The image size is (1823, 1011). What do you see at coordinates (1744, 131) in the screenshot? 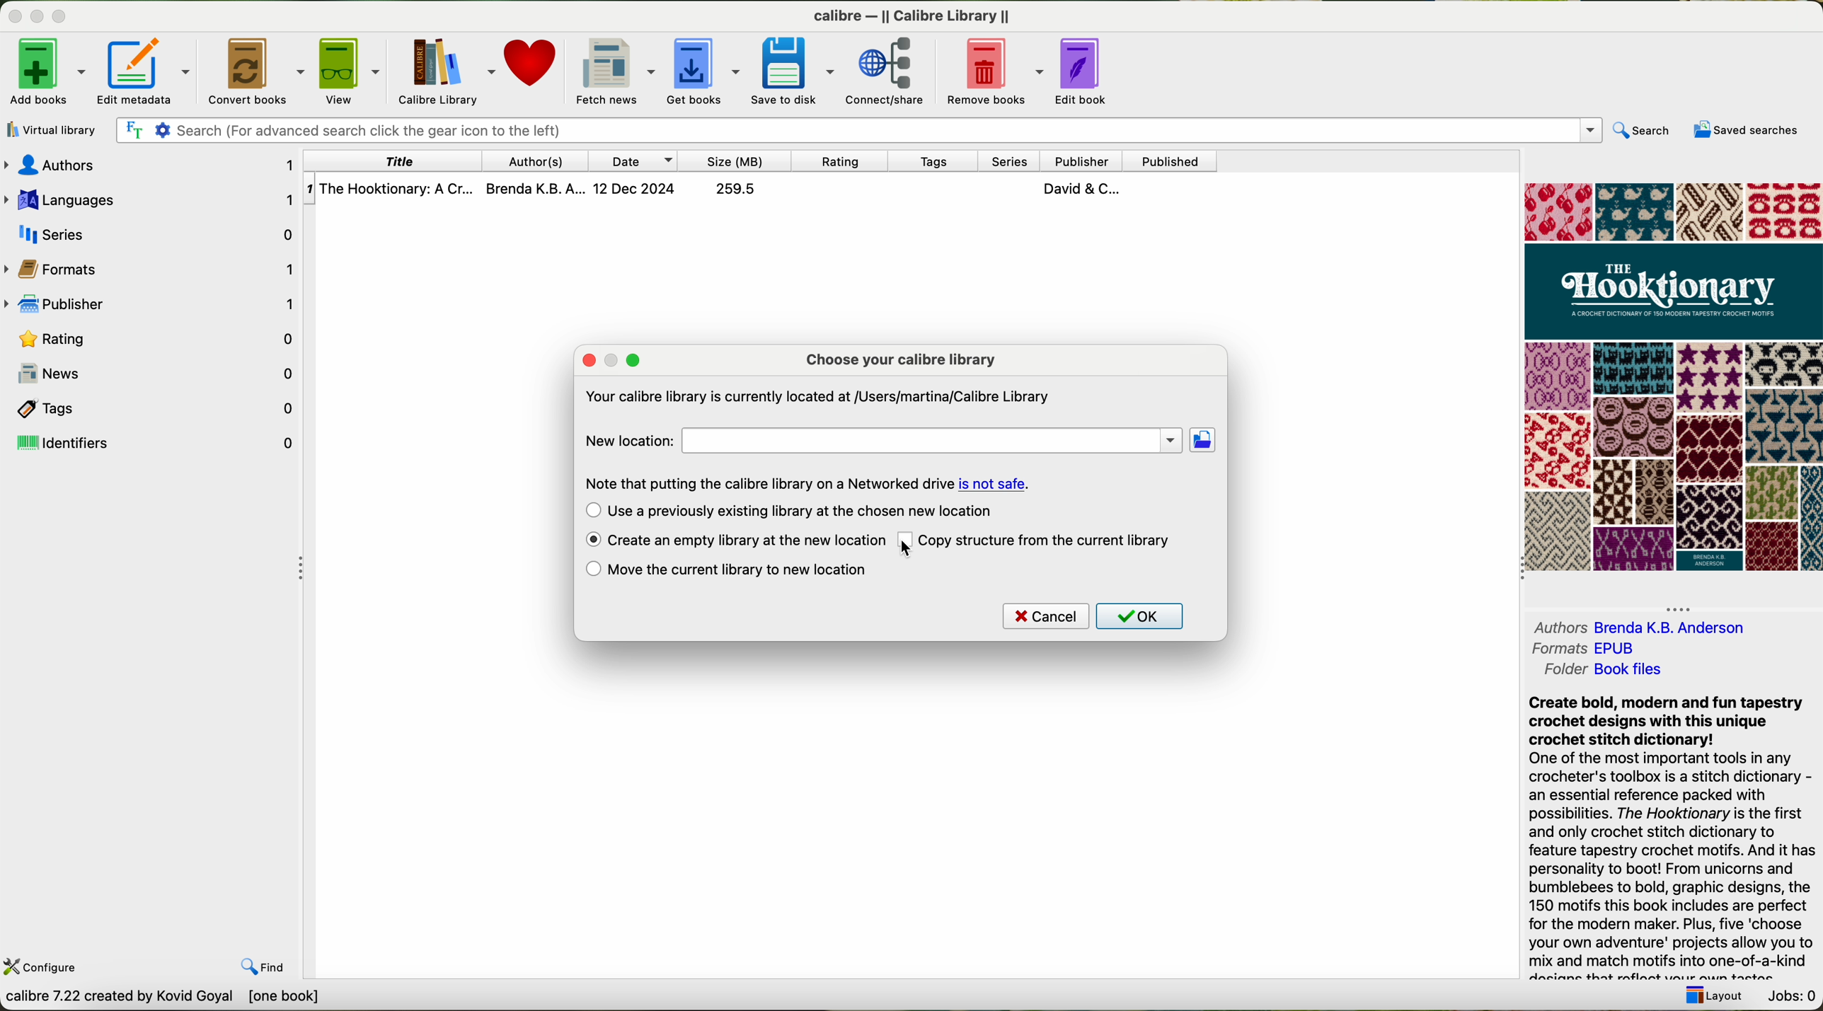
I see `saved searches` at bounding box center [1744, 131].